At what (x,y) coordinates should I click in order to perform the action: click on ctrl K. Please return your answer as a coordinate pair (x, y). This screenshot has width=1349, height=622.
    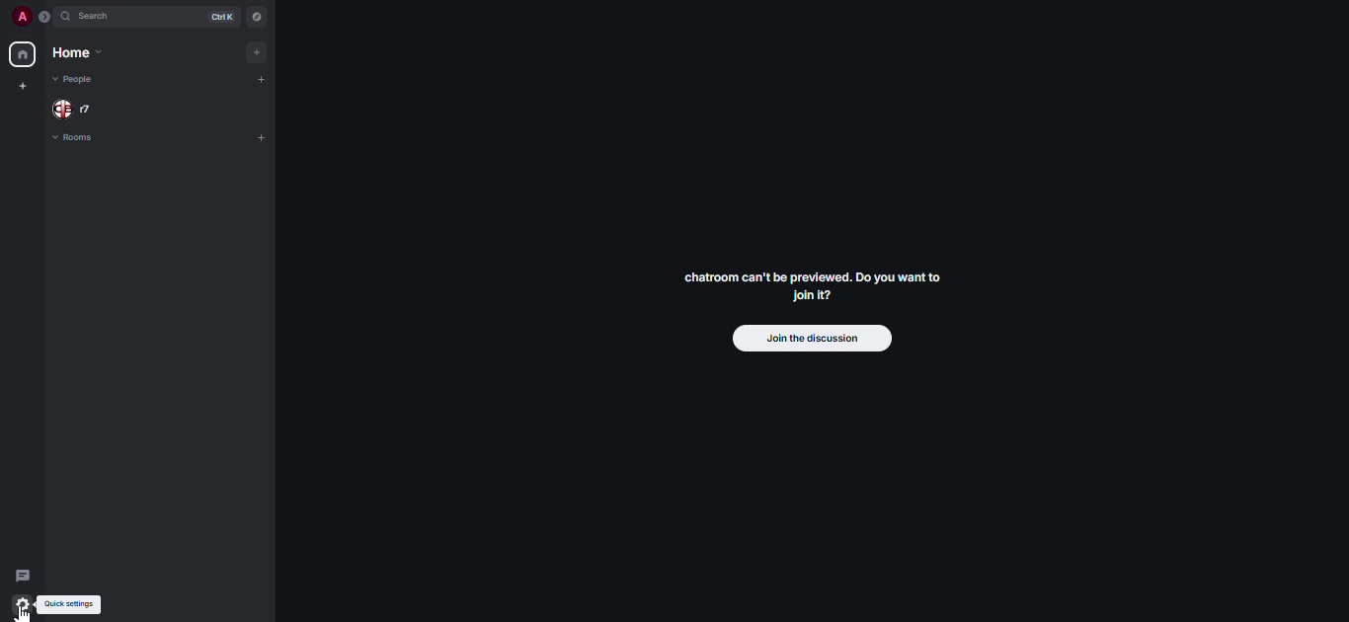
    Looking at the image, I should click on (221, 15).